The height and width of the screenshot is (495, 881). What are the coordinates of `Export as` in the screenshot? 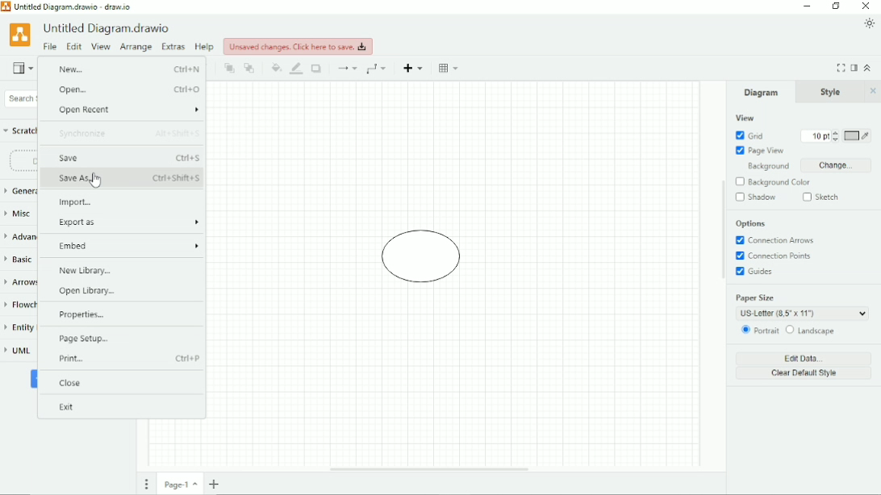 It's located at (127, 222).